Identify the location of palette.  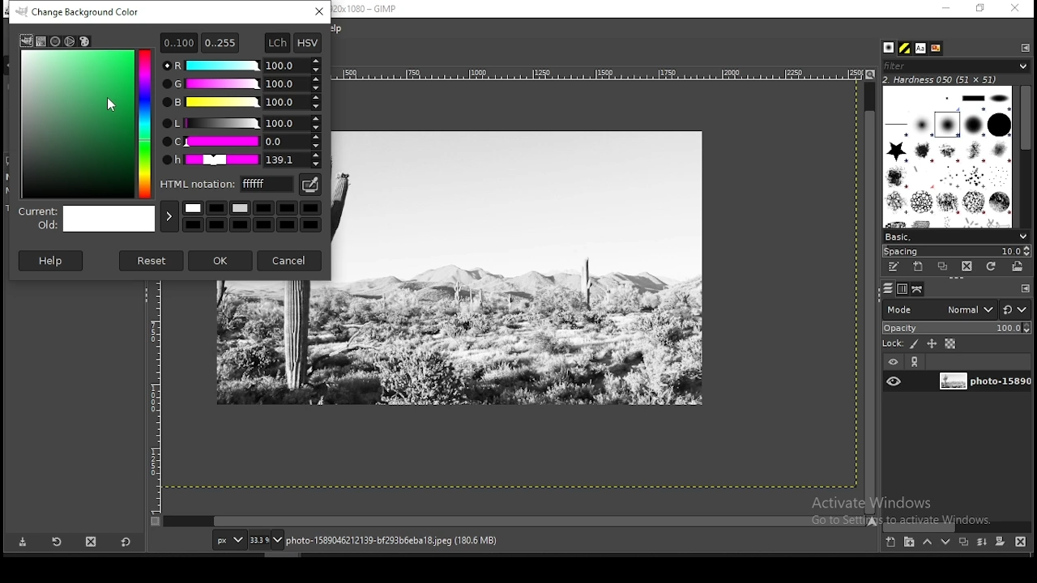
(84, 41).